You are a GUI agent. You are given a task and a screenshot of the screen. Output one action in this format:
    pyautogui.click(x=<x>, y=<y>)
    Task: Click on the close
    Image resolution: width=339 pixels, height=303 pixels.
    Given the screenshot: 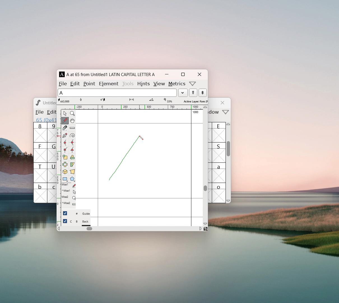 What is the action you would take?
    pyautogui.click(x=223, y=103)
    